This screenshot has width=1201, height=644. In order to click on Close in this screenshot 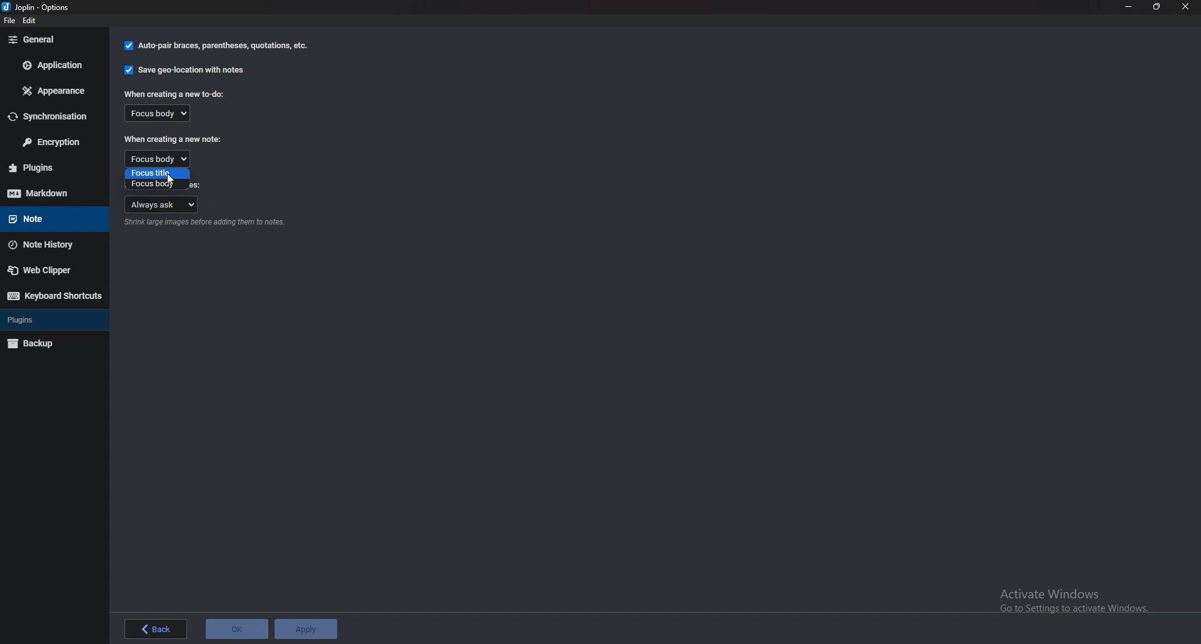, I will do `click(1185, 6)`.